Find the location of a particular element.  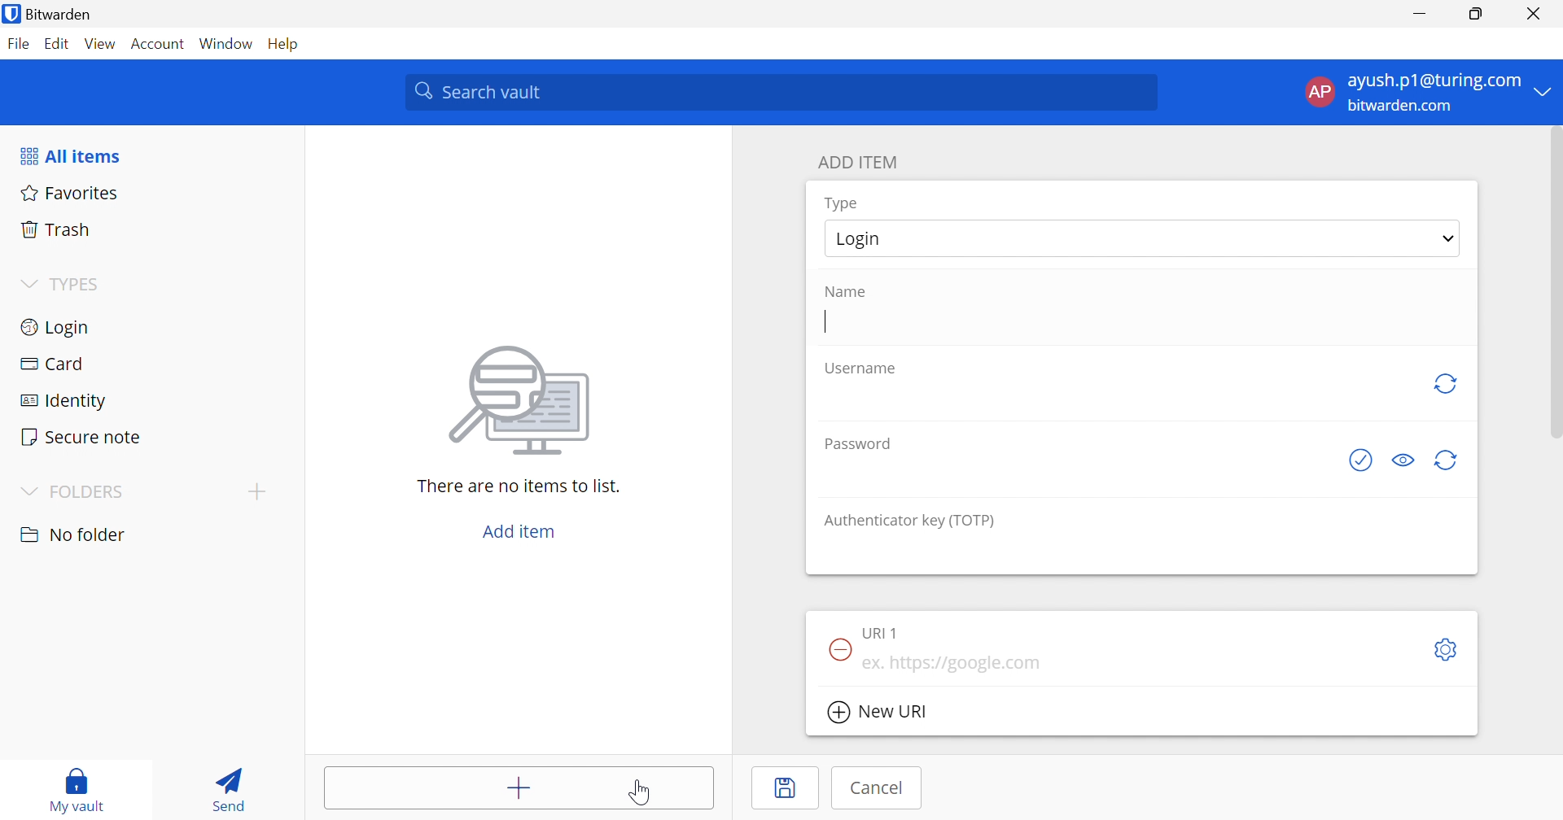

Remove is located at coordinates (838, 649).